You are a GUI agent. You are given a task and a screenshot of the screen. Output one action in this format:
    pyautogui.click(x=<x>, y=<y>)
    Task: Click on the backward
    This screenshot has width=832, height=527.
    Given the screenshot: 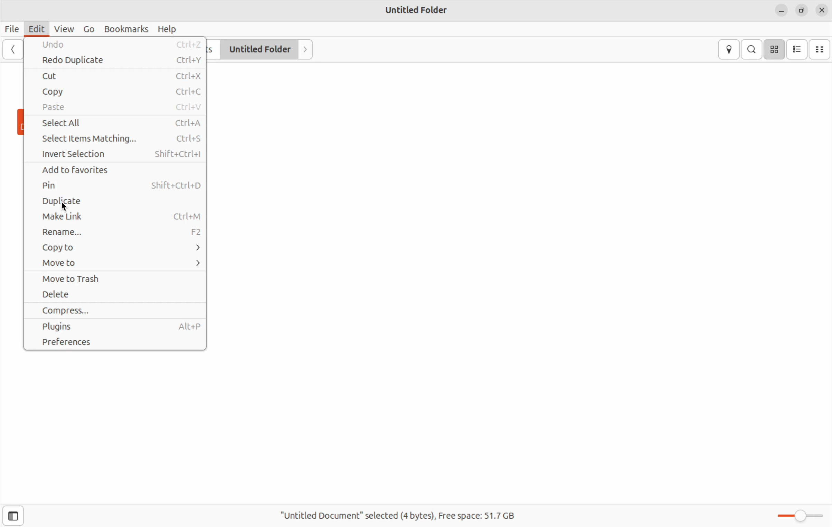 What is the action you would take?
    pyautogui.click(x=13, y=50)
    